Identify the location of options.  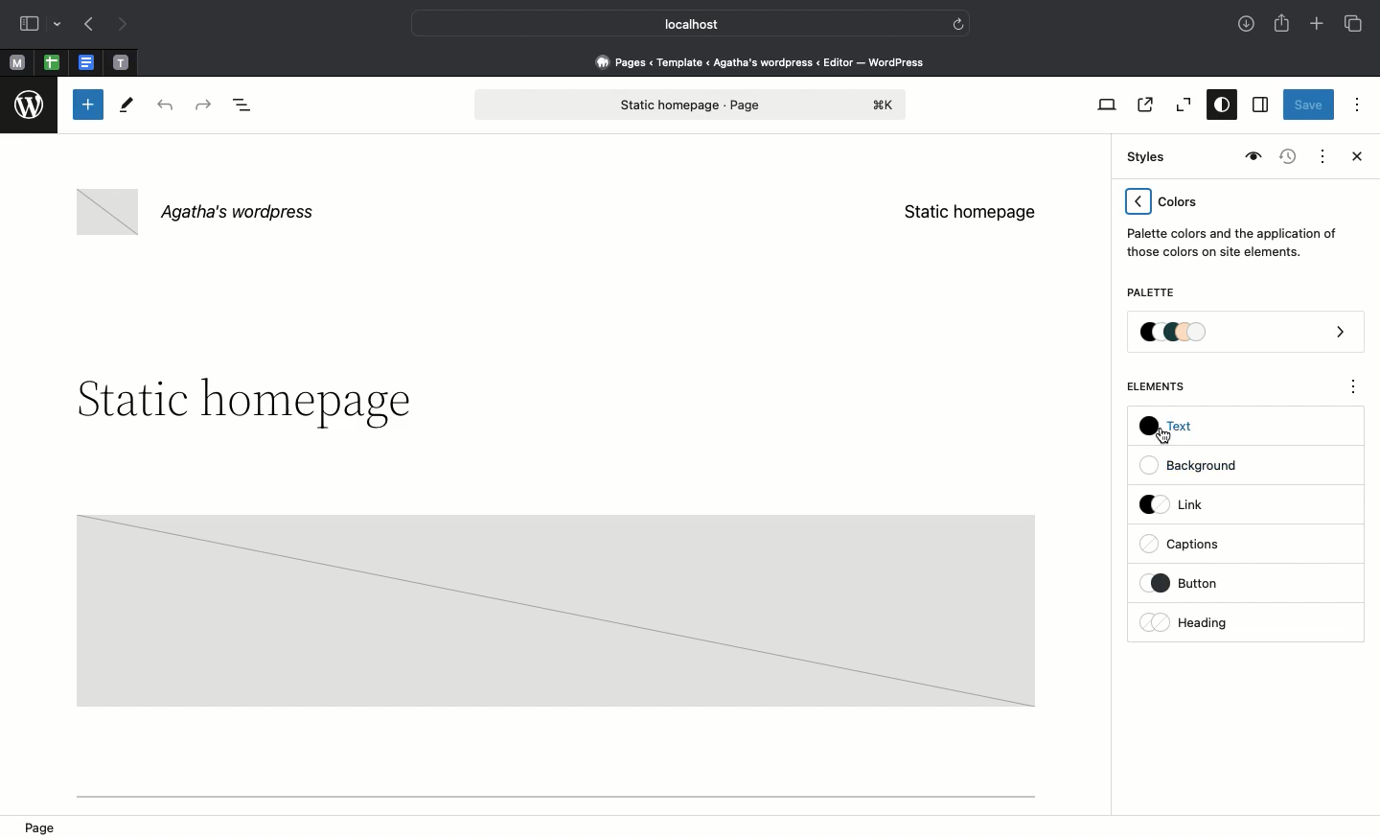
(1354, 389).